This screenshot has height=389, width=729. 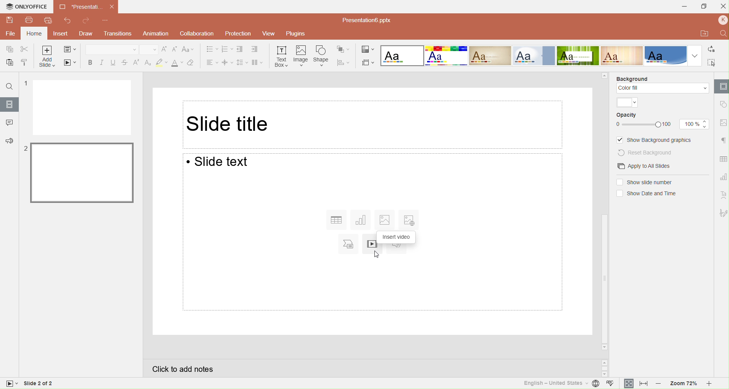 I want to click on Open file location, so click(x=704, y=34).